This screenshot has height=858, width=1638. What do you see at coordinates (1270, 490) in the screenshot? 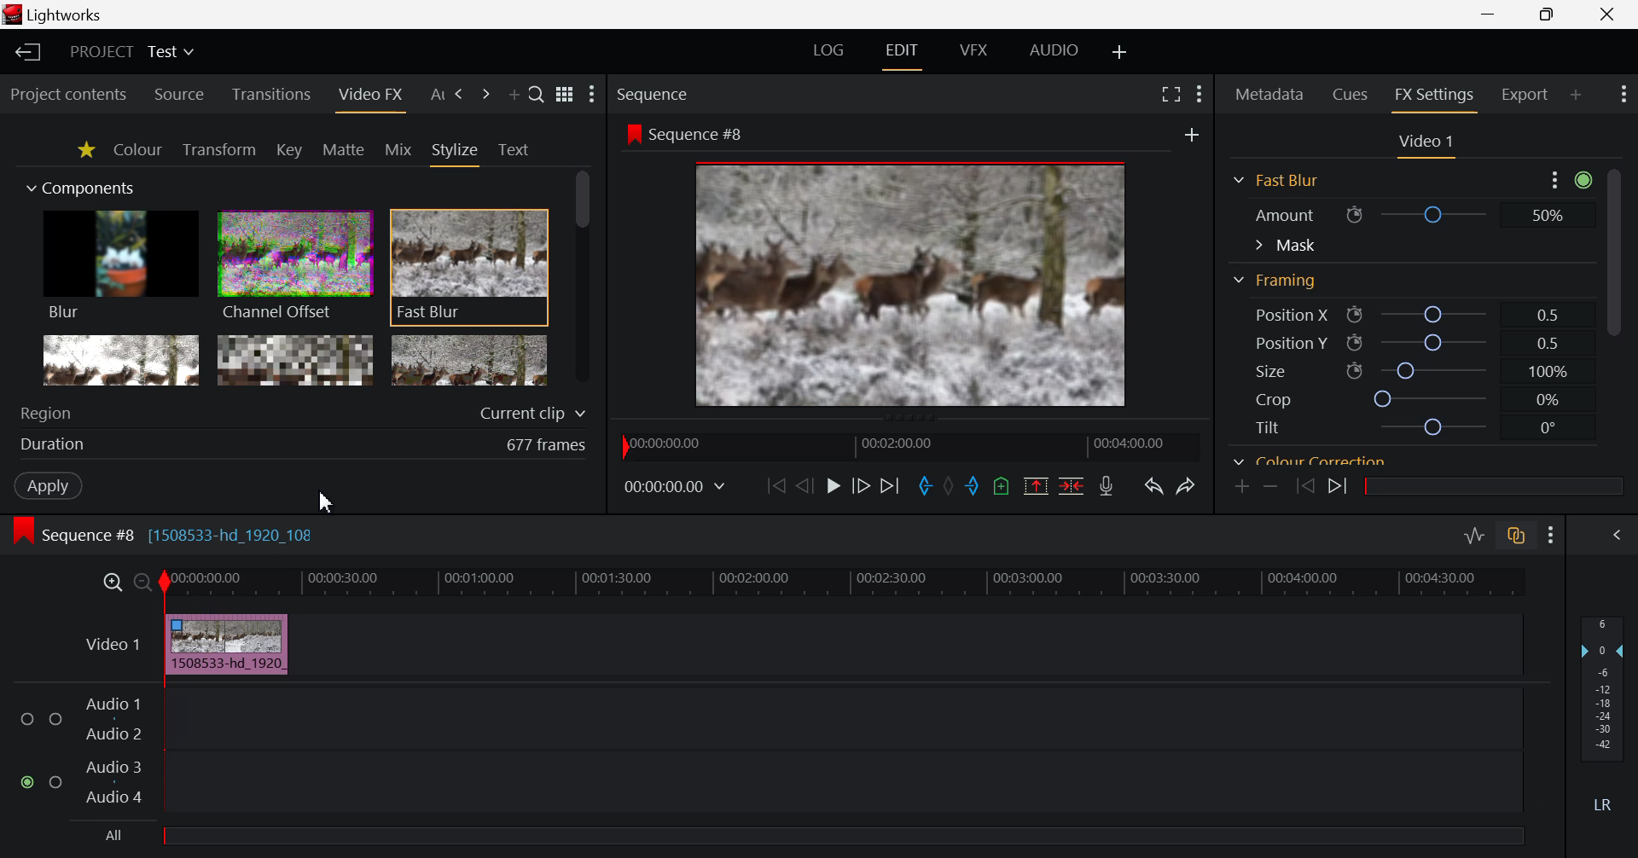
I see `Remove keyframe` at bounding box center [1270, 490].